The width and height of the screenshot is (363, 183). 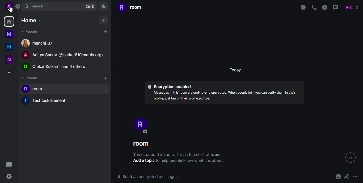 What do you see at coordinates (10, 34) in the screenshot?
I see `myspace` at bounding box center [10, 34].